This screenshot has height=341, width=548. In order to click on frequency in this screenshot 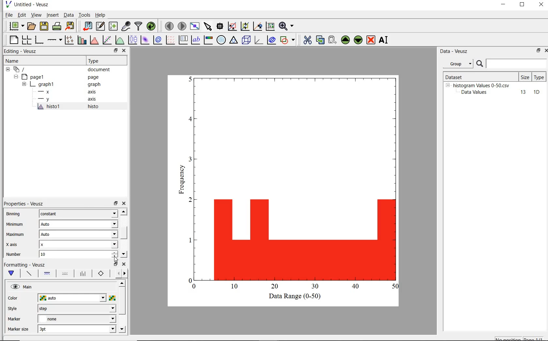, I will do `click(180, 181)`.